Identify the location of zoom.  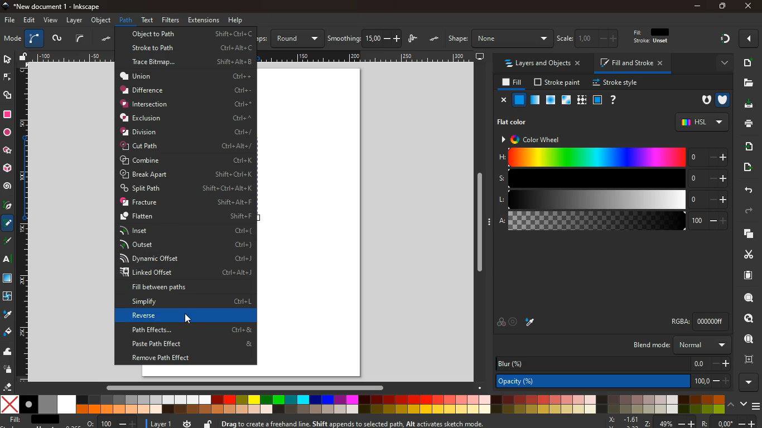
(681, 422).